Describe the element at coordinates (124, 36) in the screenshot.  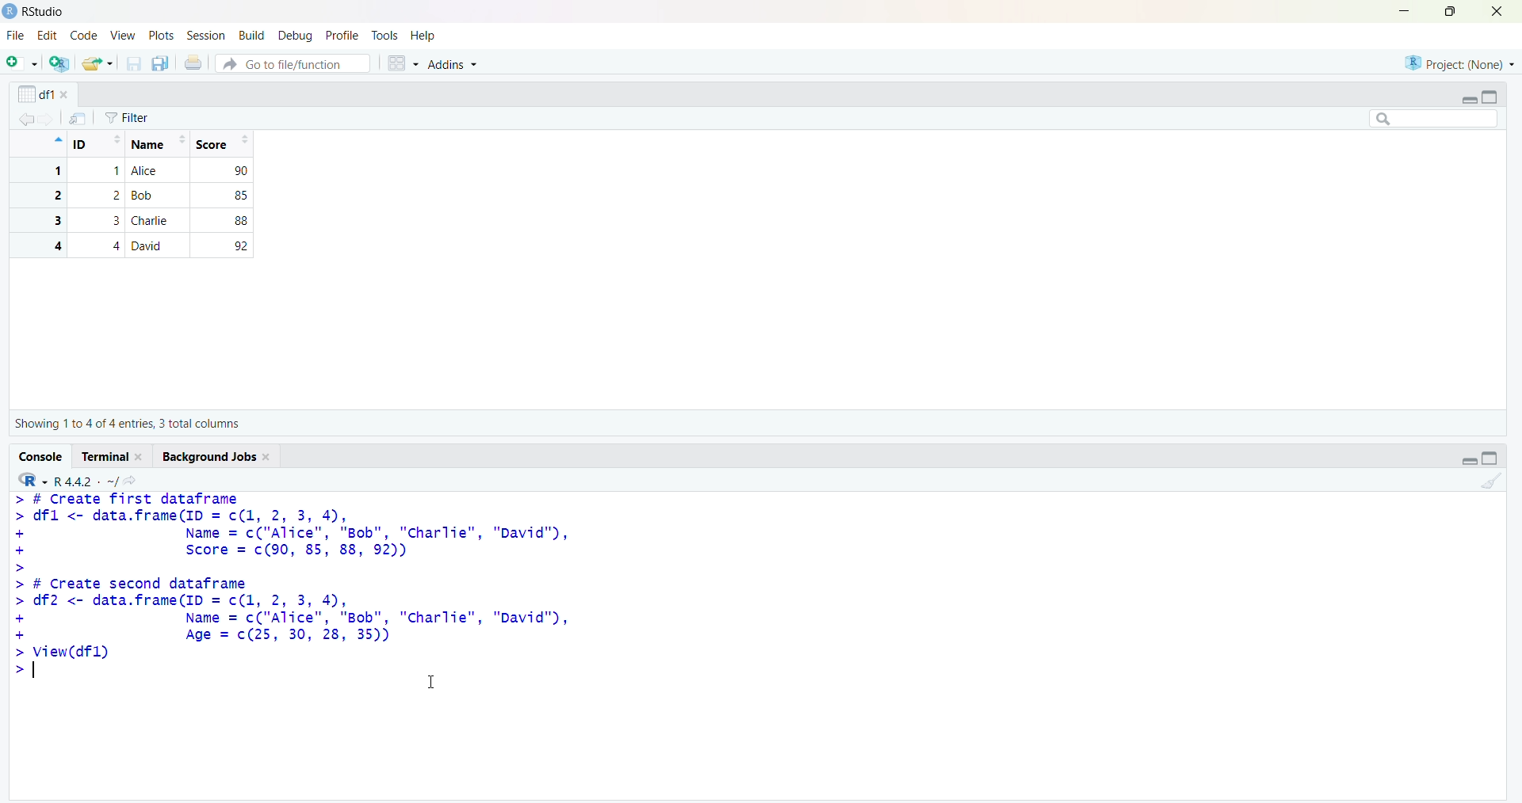
I see `view` at that location.